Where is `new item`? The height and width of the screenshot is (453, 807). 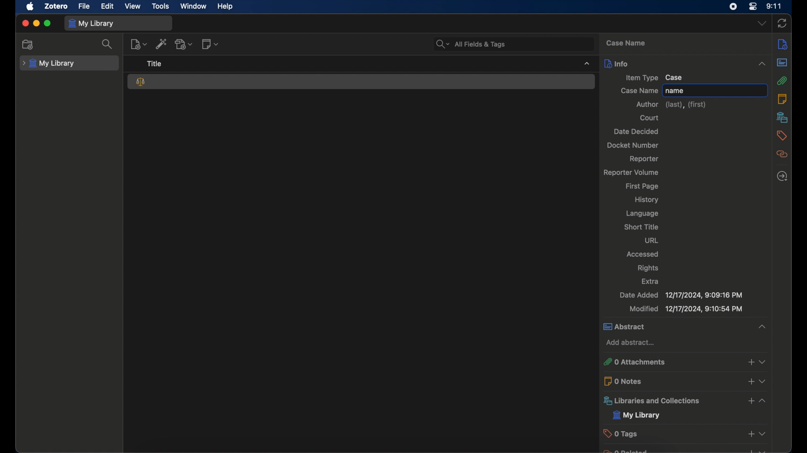
new item is located at coordinates (139, 44).